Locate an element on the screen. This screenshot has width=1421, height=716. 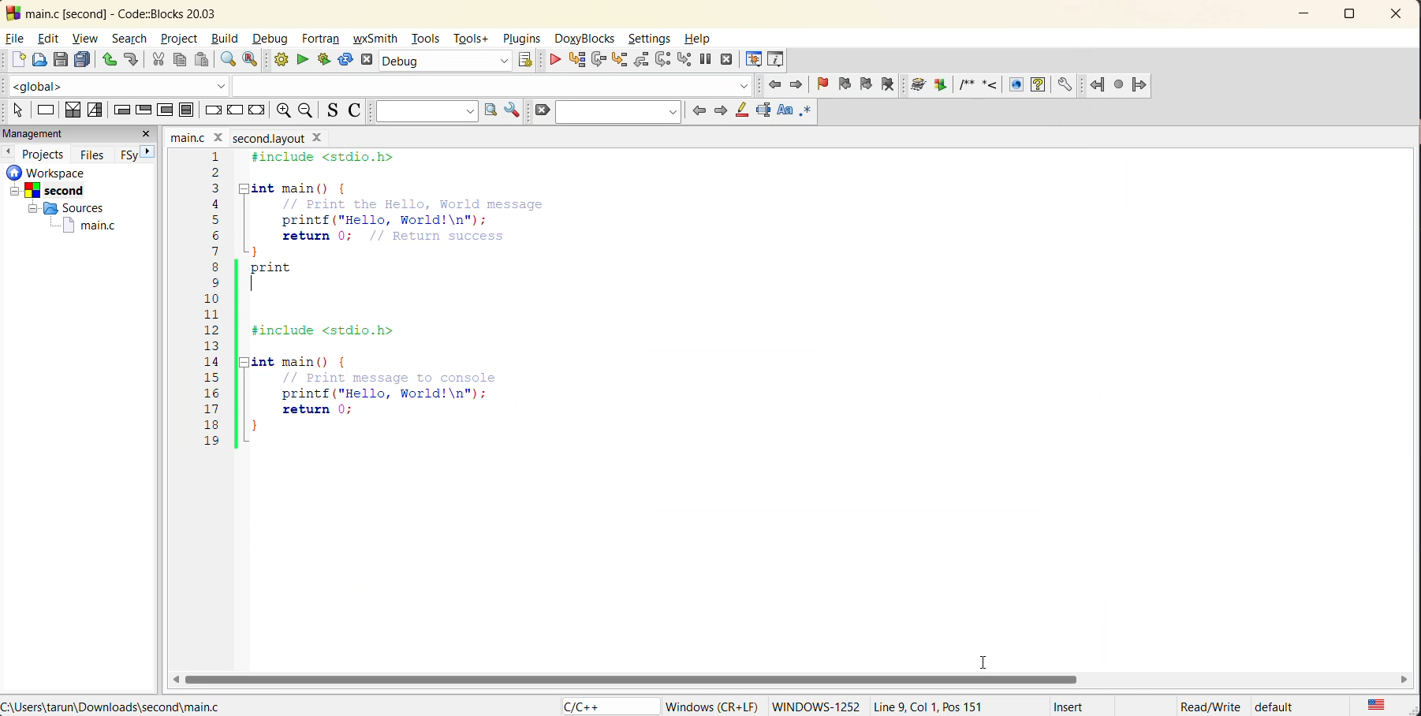
build target is located at coordinates (446, 62).